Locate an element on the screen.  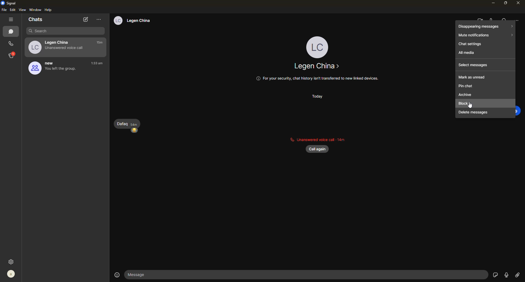
chats is located at coordinates (12, 32).